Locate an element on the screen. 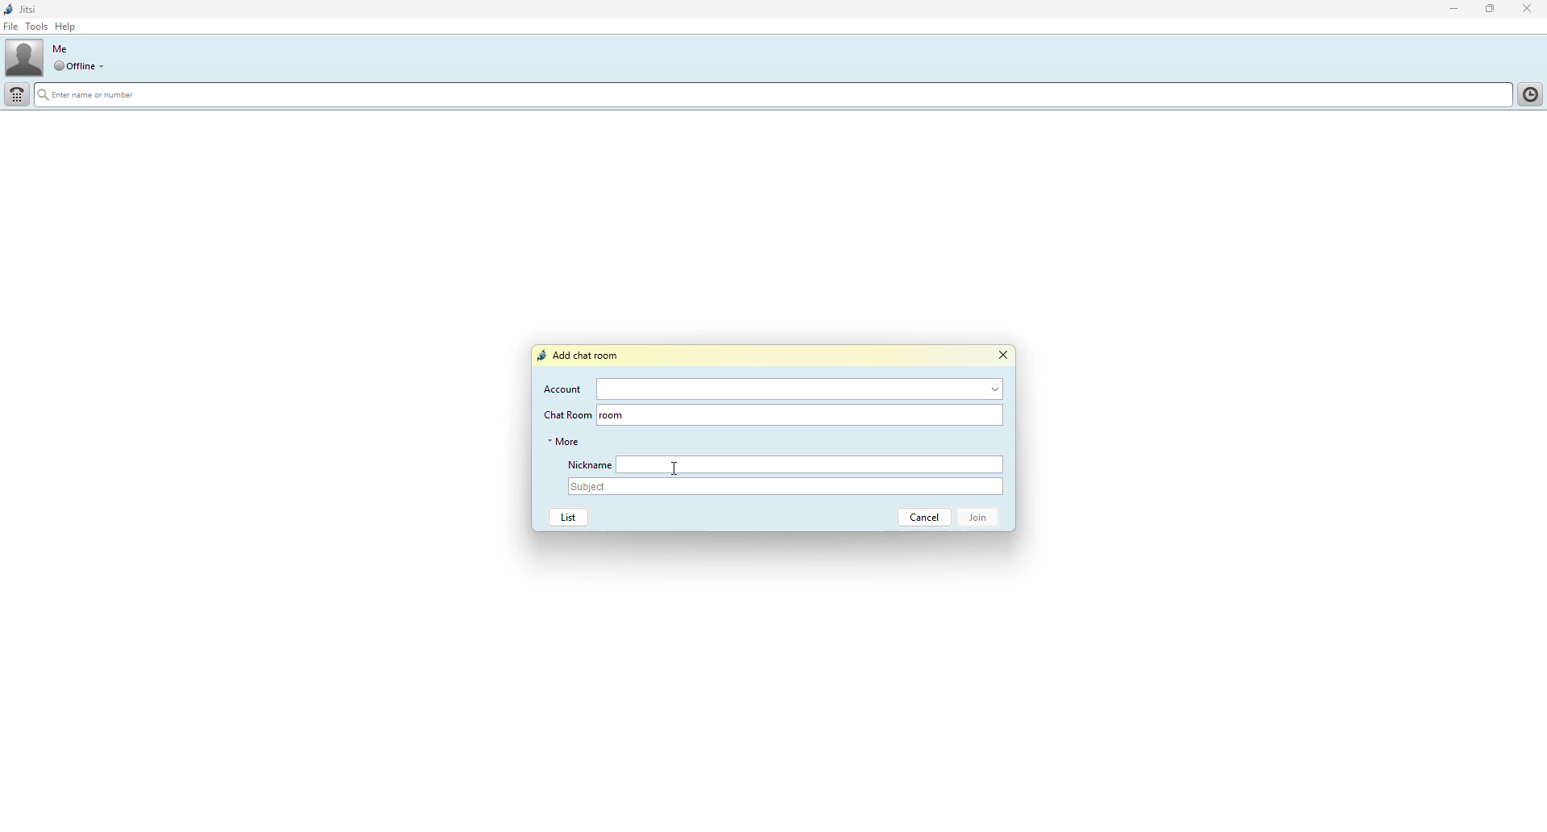 The image size is (1547, 832). subject is located at coordinates (786, 487).